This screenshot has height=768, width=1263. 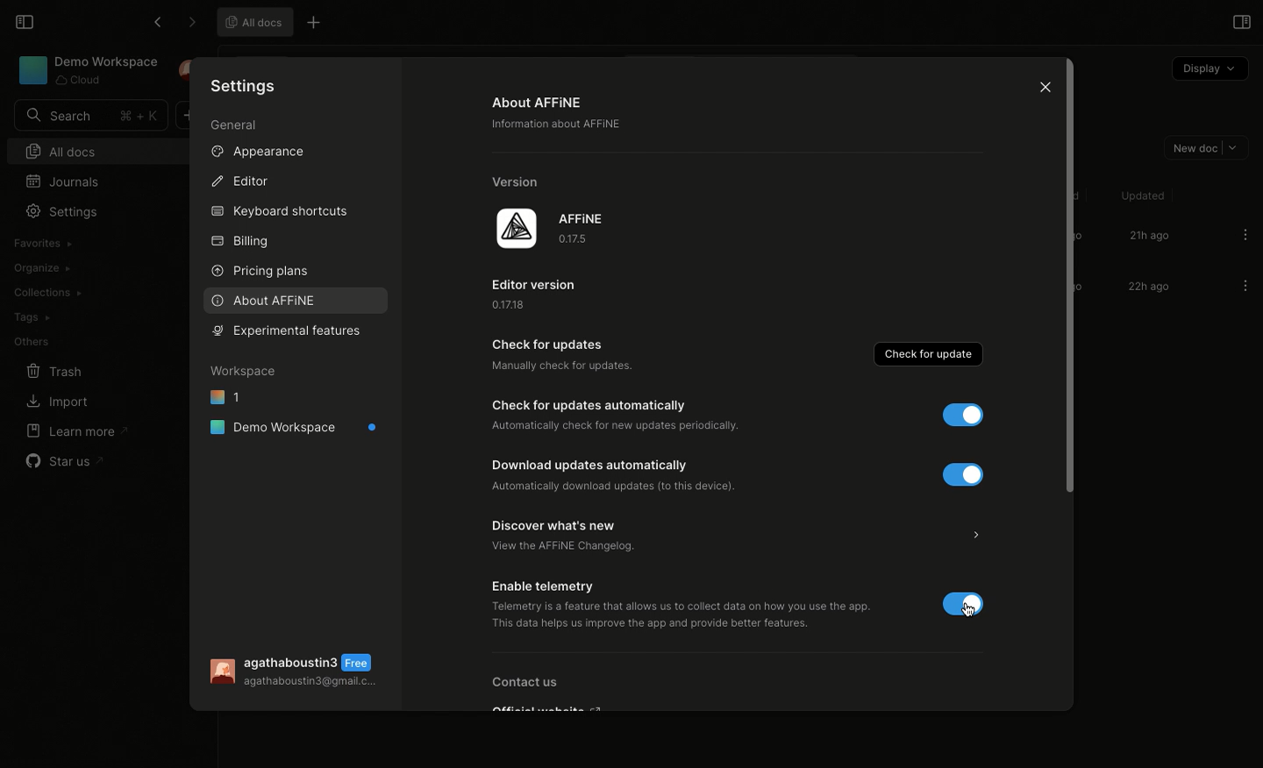 I want to click on Create workspace, so click(x=86, y=267).